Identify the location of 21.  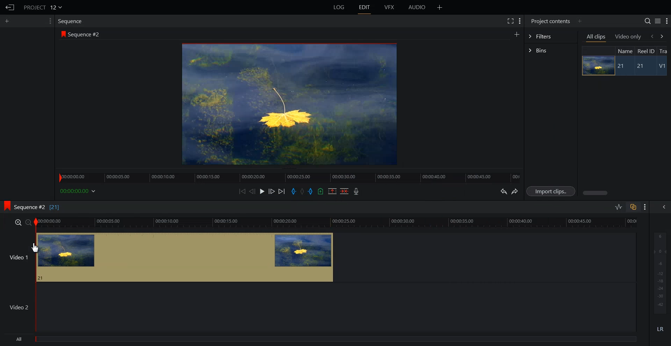
(622, 66).